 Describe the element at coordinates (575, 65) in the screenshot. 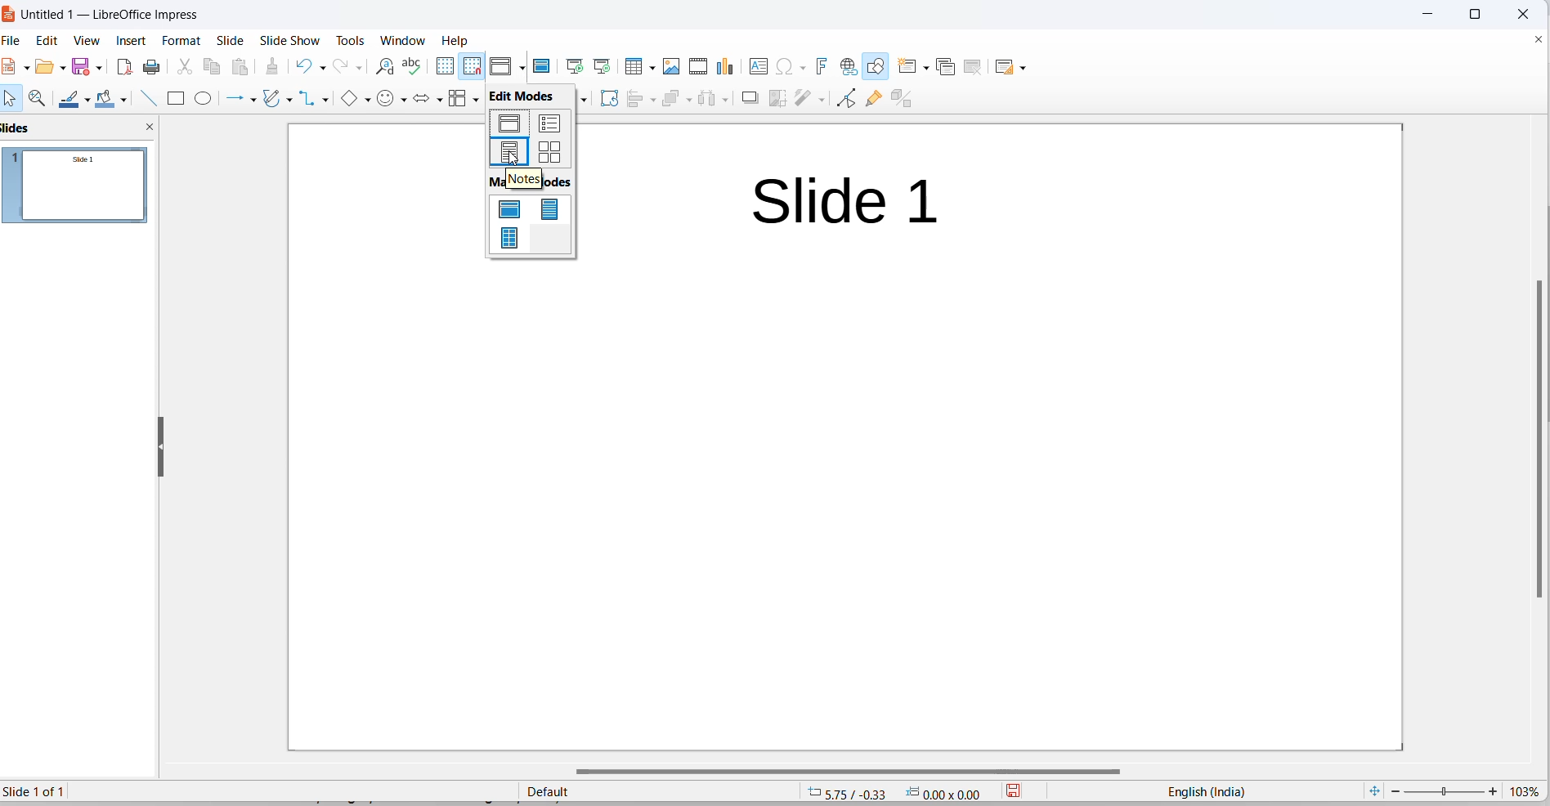

I see `start from first slide` at that location.